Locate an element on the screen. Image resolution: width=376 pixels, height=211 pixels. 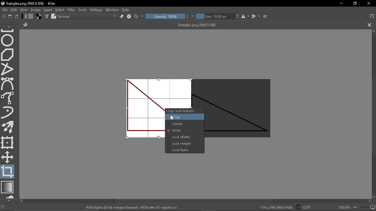
Minimize is located at coordinates (341, 4).